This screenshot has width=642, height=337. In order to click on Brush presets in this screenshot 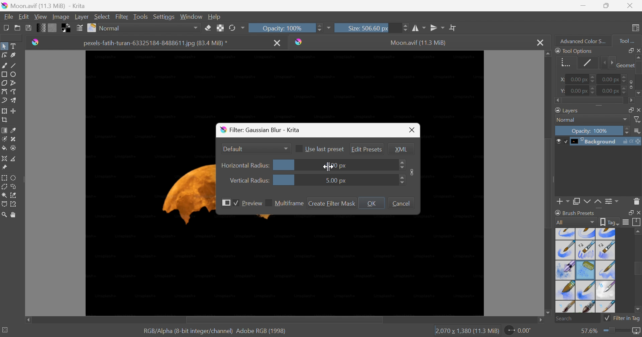, I will do `click(576, 214)`.